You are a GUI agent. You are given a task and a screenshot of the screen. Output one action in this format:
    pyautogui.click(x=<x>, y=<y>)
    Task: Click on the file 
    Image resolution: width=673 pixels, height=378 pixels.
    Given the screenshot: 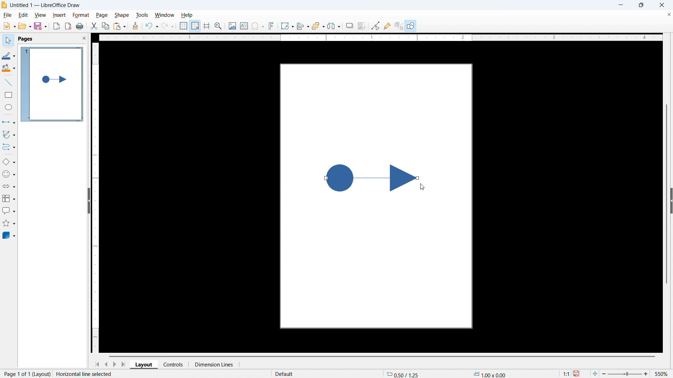 What is the action you would take?
    pyautogui.click(x=7, y=15)
    